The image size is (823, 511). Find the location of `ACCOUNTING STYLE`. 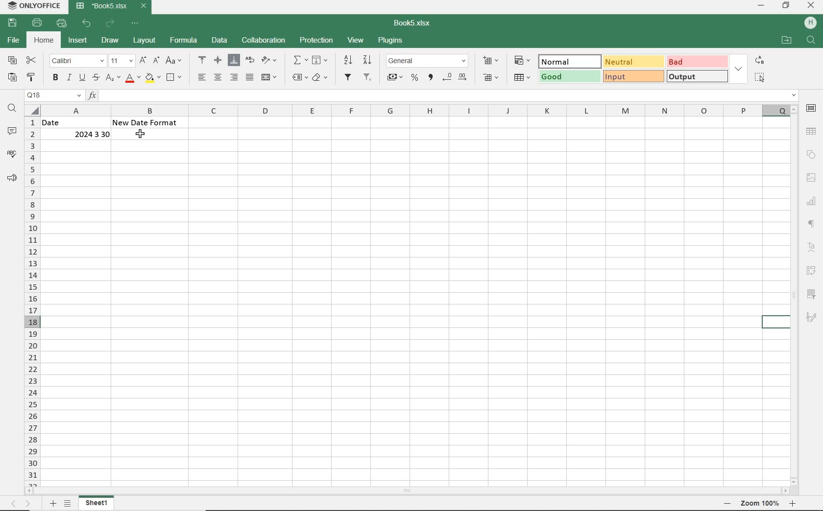

ACCOUNTING STYLE is located at coordinates (396, 78).